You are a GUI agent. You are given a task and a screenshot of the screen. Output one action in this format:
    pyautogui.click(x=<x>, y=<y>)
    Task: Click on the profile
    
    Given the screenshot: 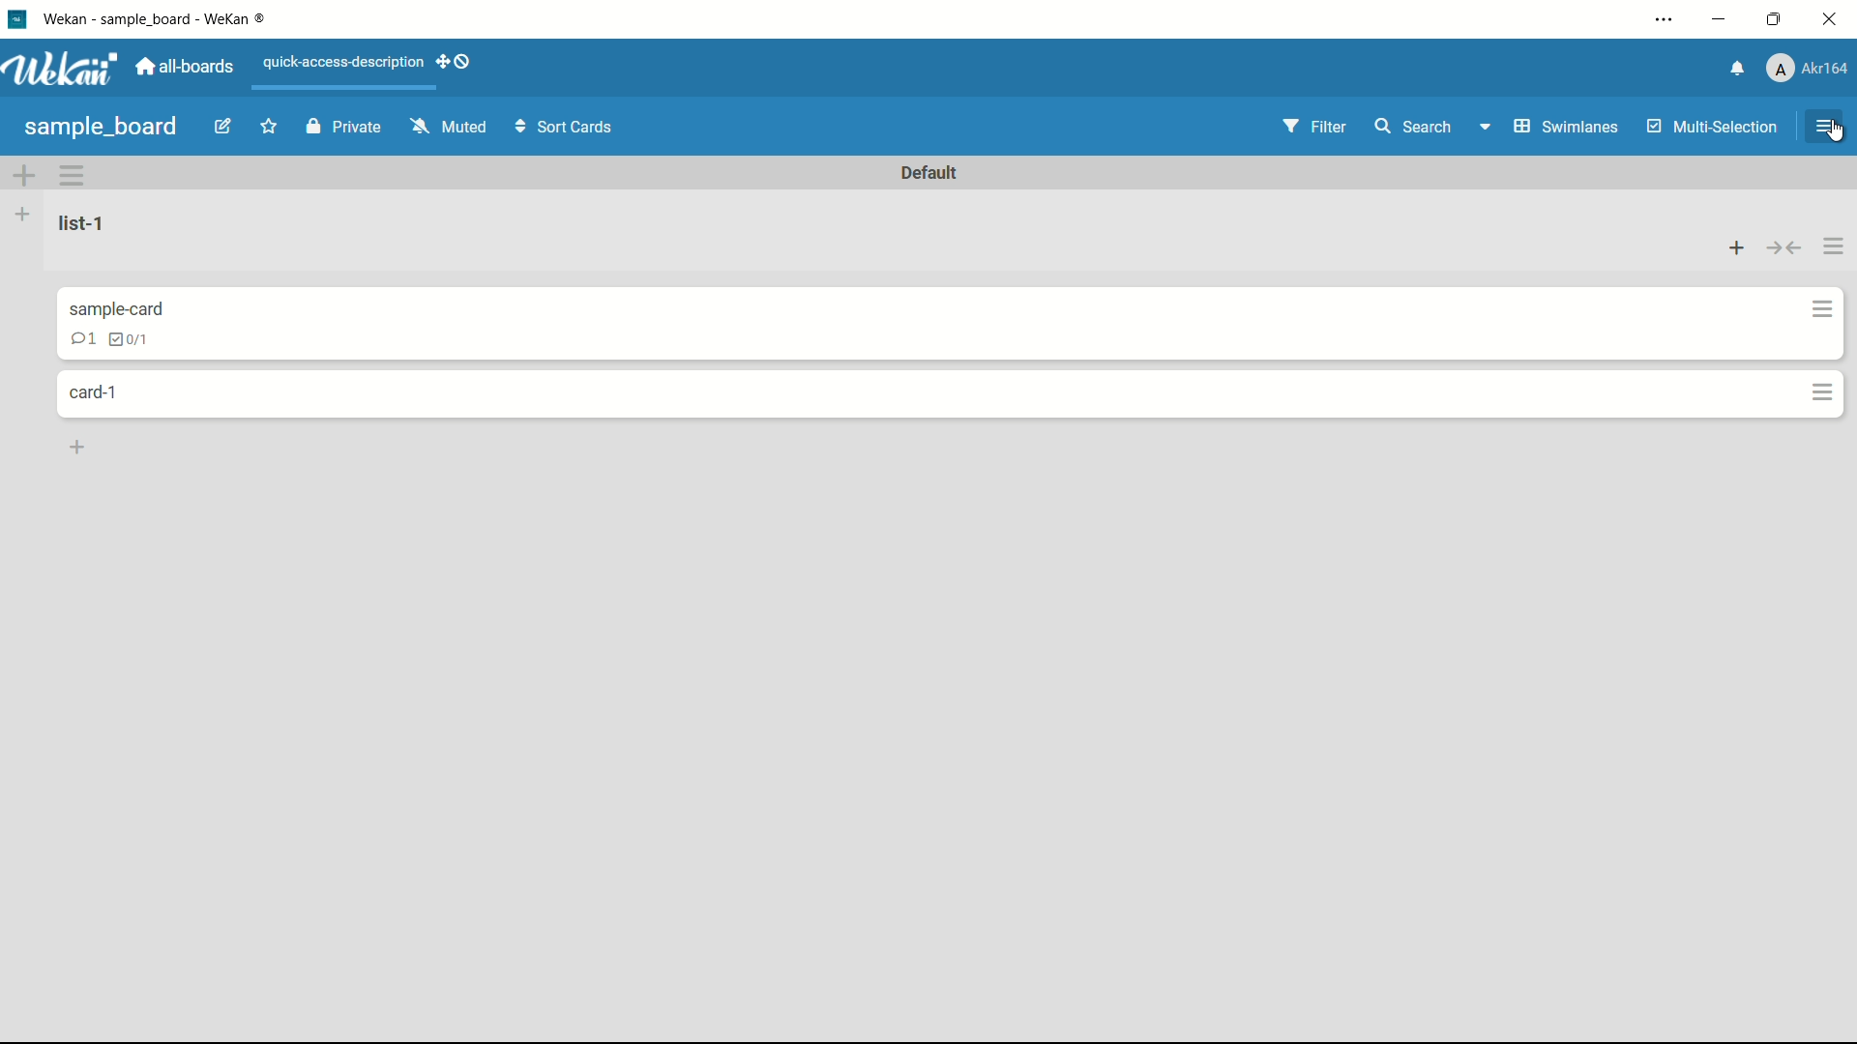 What is the action you would take?
    pyautogui.click(x=1811, y=70)
    